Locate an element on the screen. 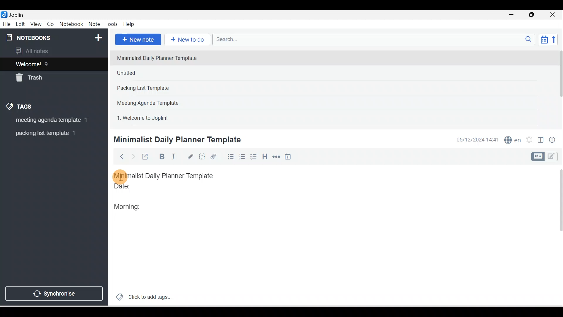 The width and height of the screenshot is (563, 317). Bulleted list is located at coordinates (229, 156).